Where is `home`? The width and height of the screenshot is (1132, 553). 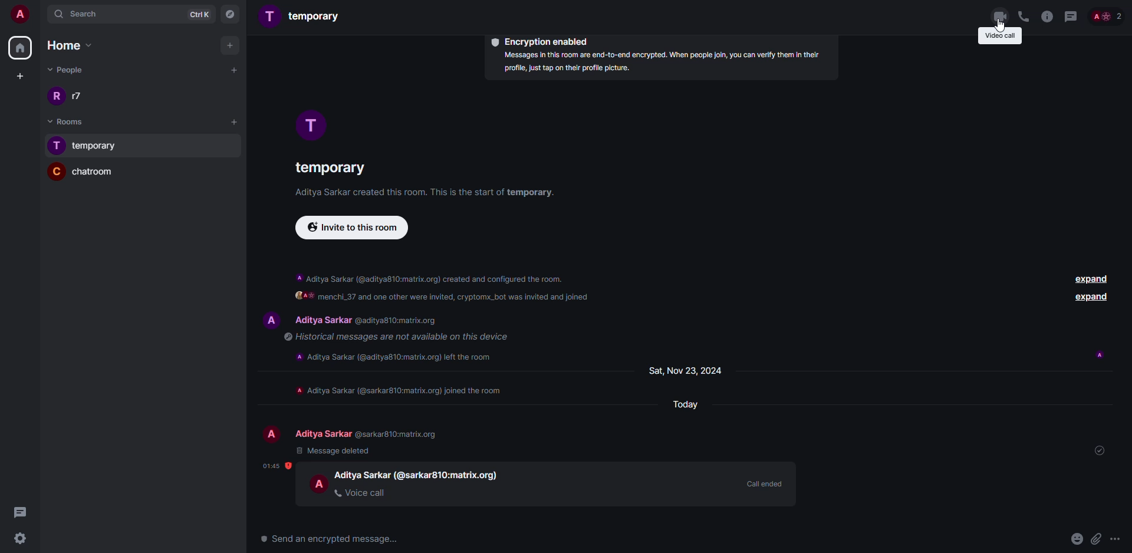 home is located at coordinates (19, 48).